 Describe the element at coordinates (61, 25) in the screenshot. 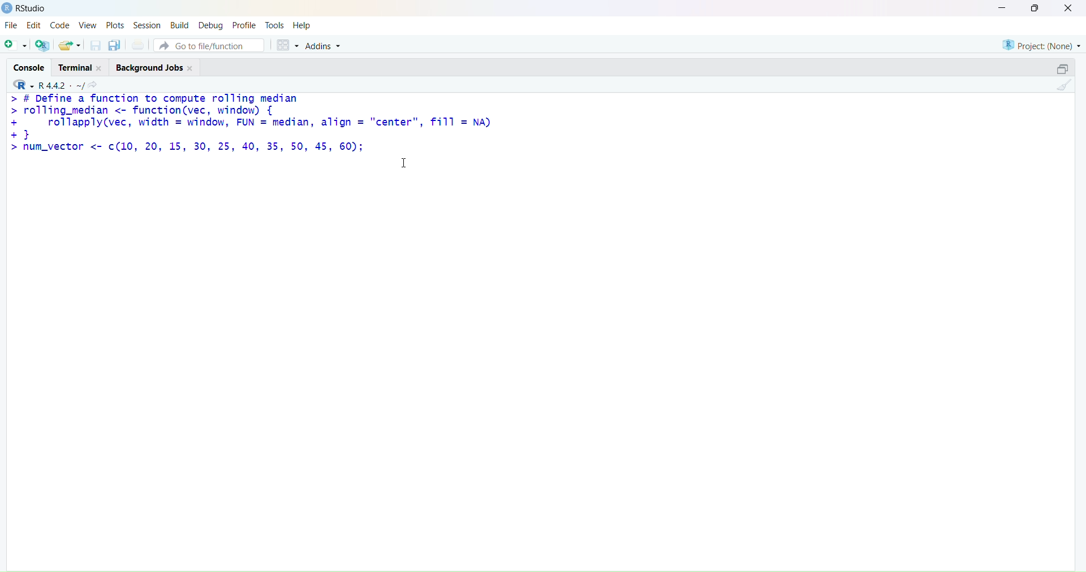

I see `code` at that location.